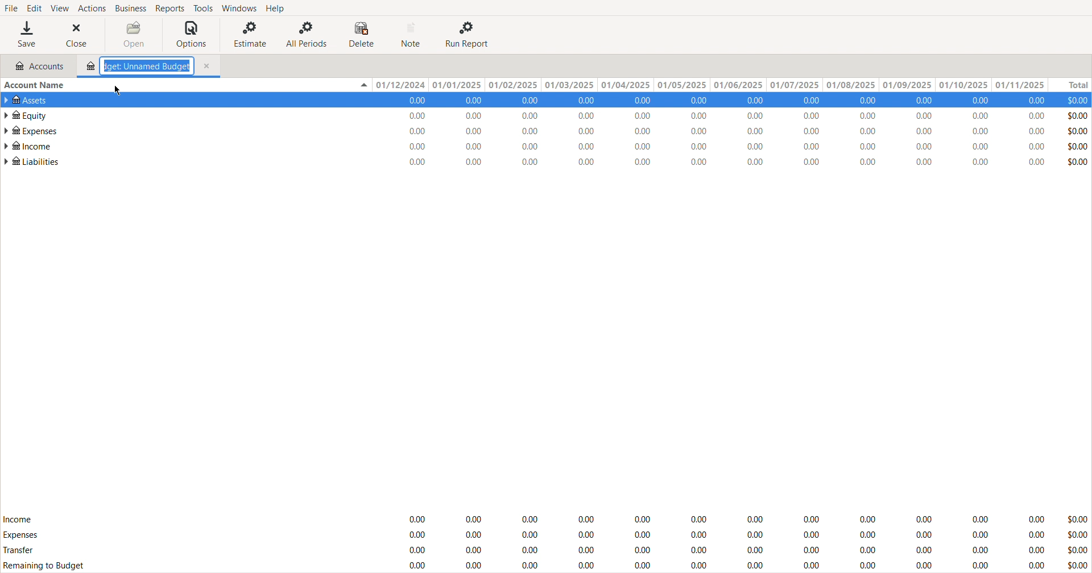 The image size is (1092, 573). What do you see at coordinates (1069, 83) in the screenshot?
I see `Total` at bounding box center [1069, 83].